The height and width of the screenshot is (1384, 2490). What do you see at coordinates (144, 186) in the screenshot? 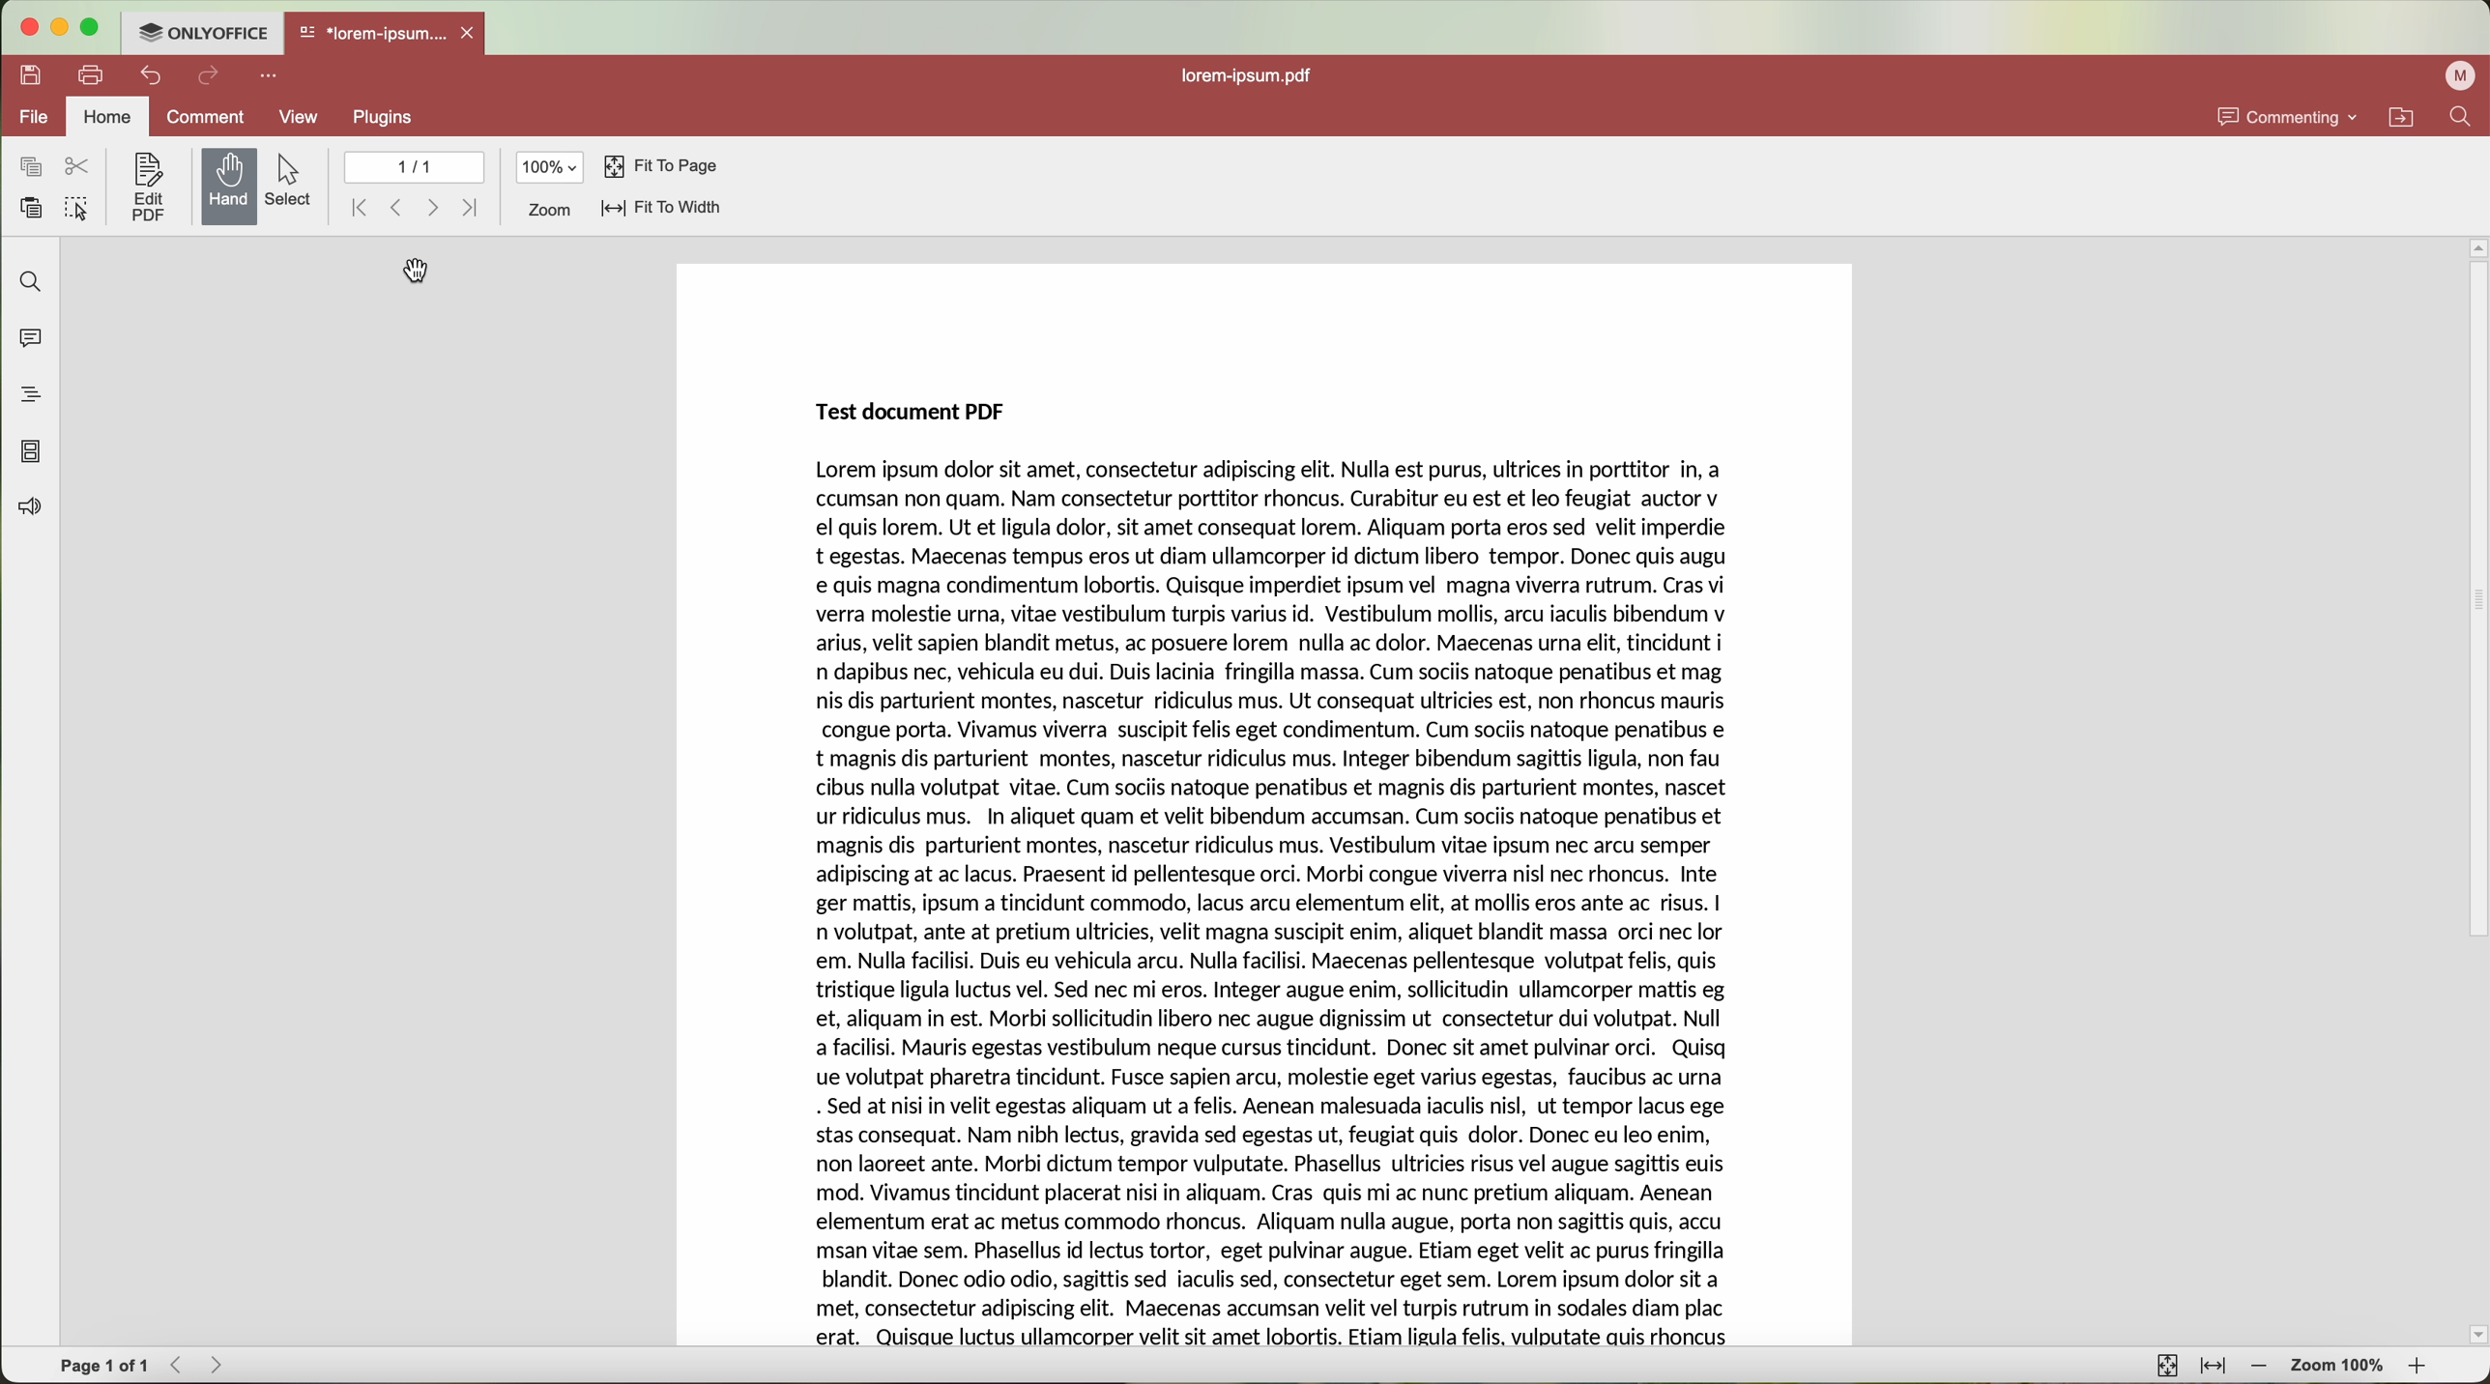
I see `edit PDF` at bounding box center [144, 186].